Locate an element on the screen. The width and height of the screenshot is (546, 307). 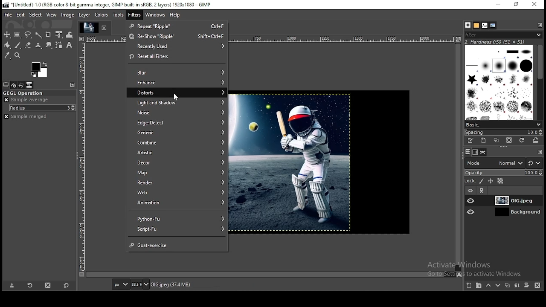
recently used is located at coordinates (178, 46).